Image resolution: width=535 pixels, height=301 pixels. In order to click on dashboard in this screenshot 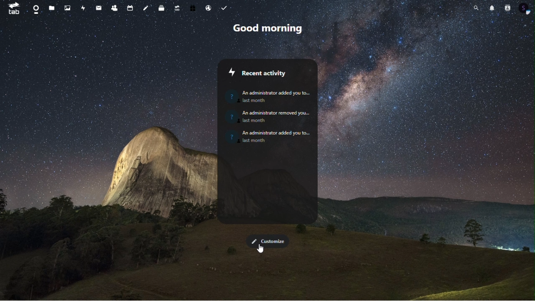, I will do `click(36, 9)`.